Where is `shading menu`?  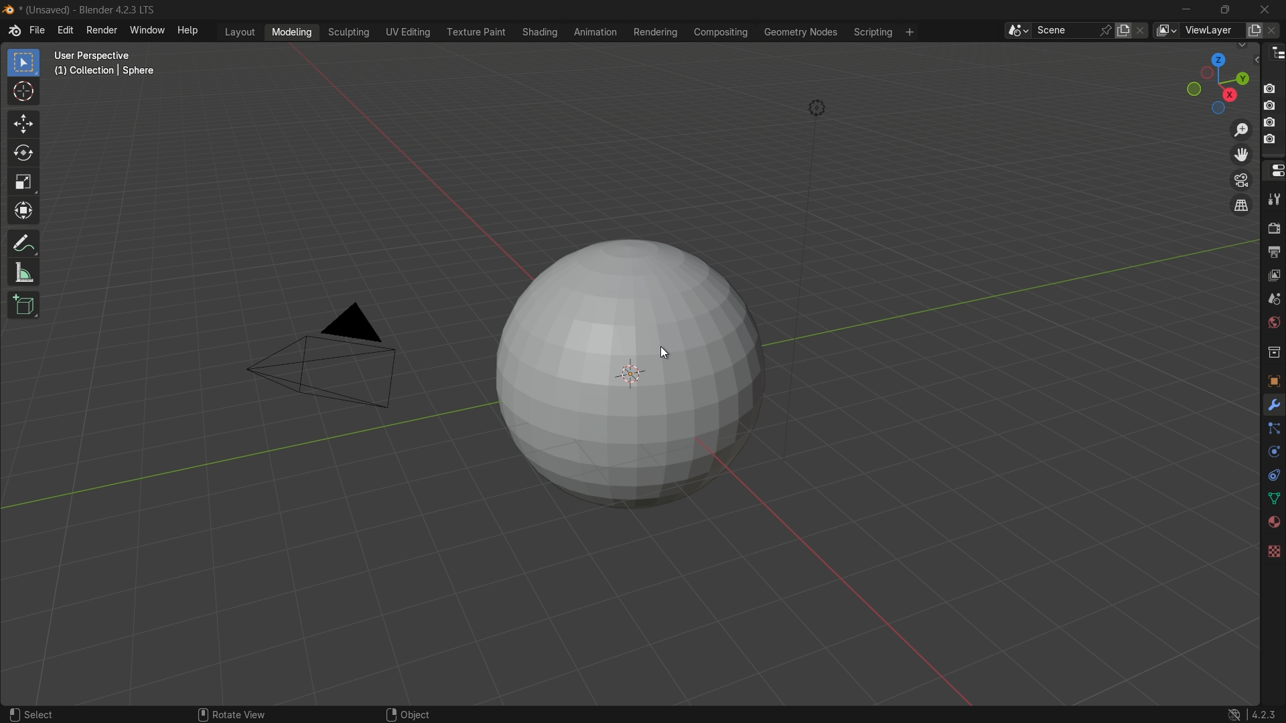 shading menu is located at coordinates (537, 31).